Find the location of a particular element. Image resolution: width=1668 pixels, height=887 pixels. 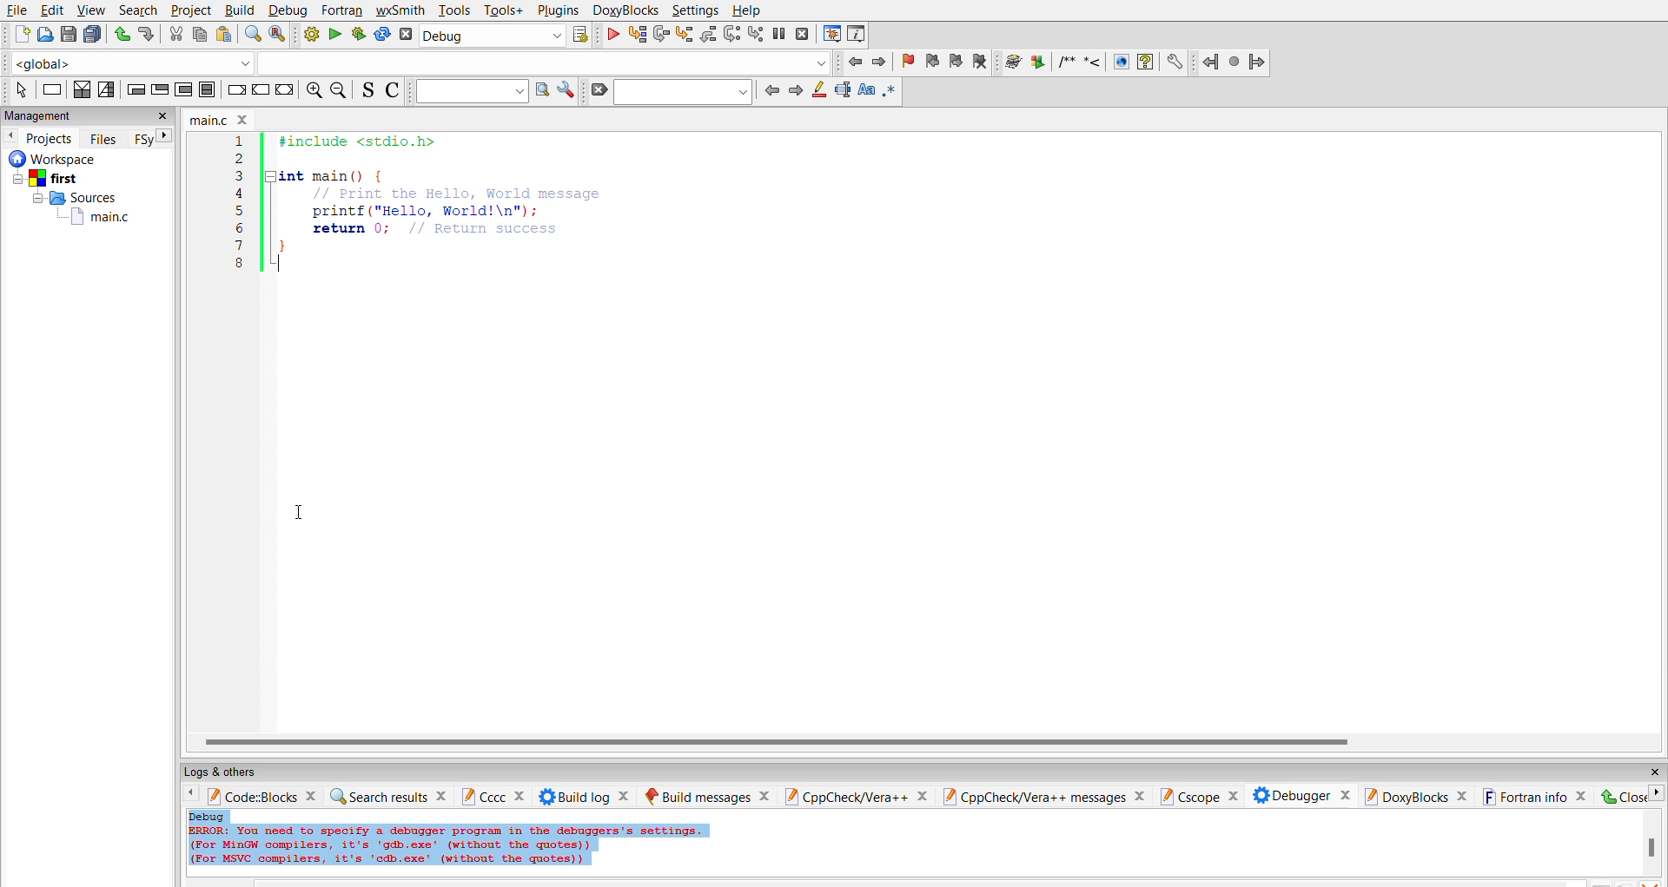

debug is located at coordinates (289, 11).